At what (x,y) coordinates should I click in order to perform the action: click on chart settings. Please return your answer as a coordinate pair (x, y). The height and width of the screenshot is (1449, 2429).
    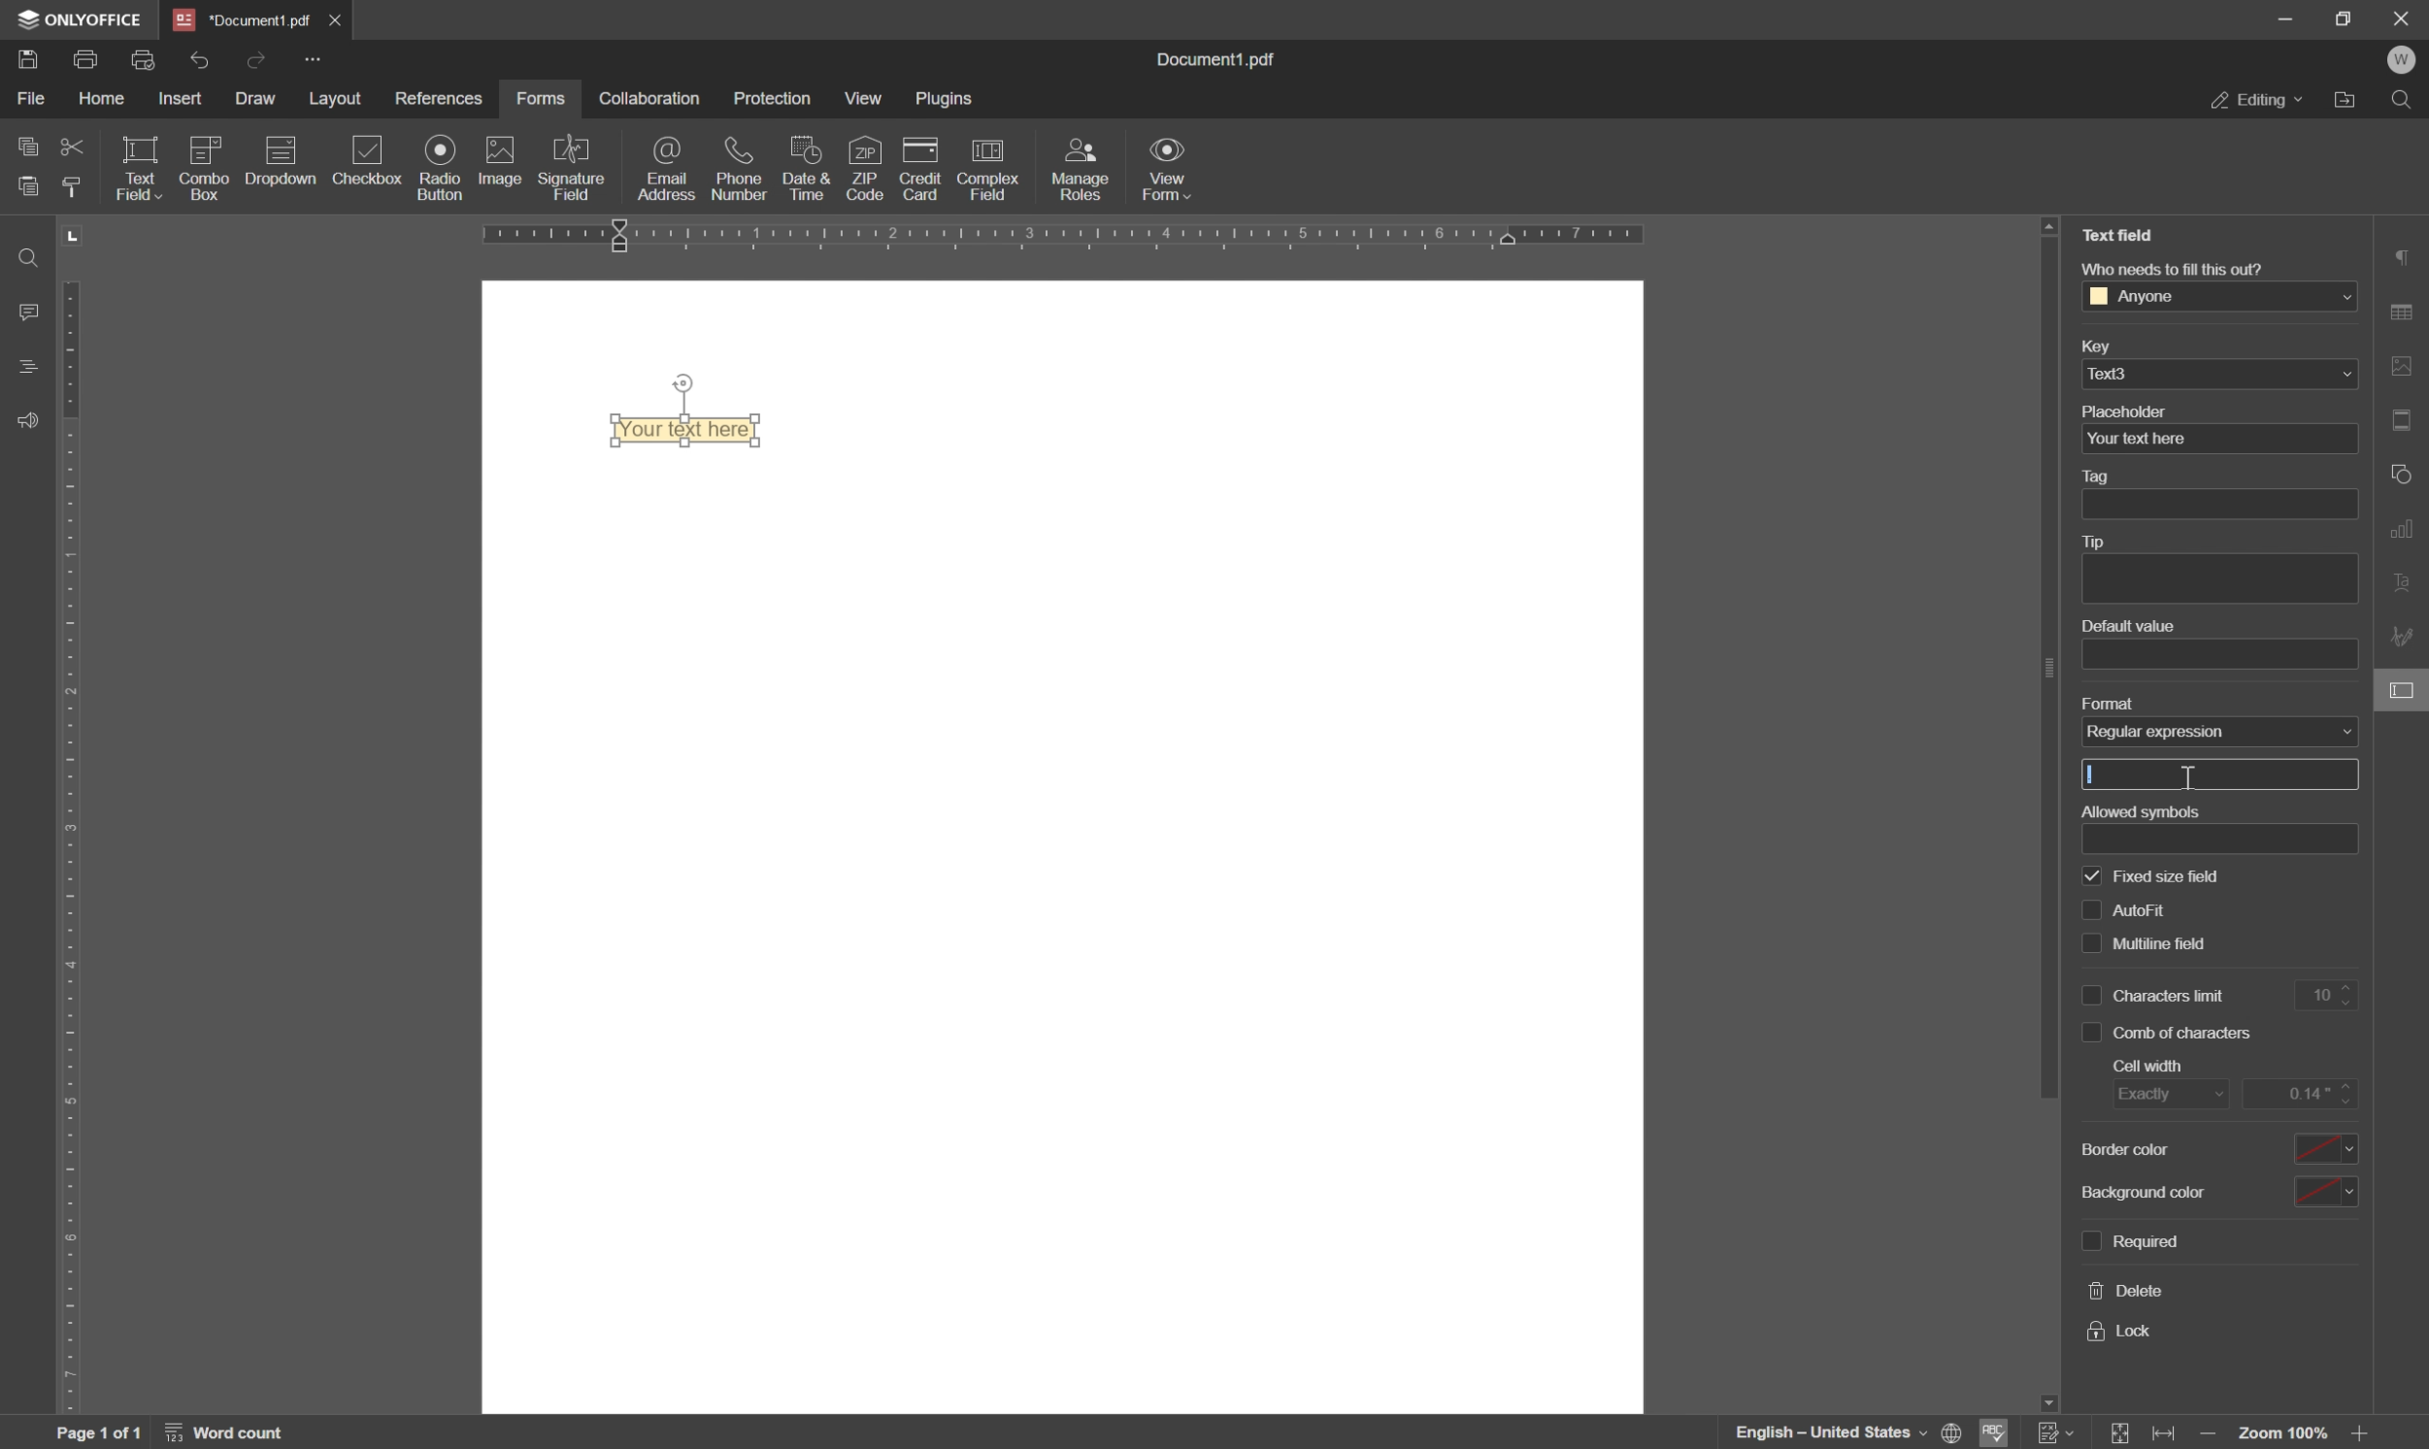
    Looking at the image, I should click on (2407, 532).